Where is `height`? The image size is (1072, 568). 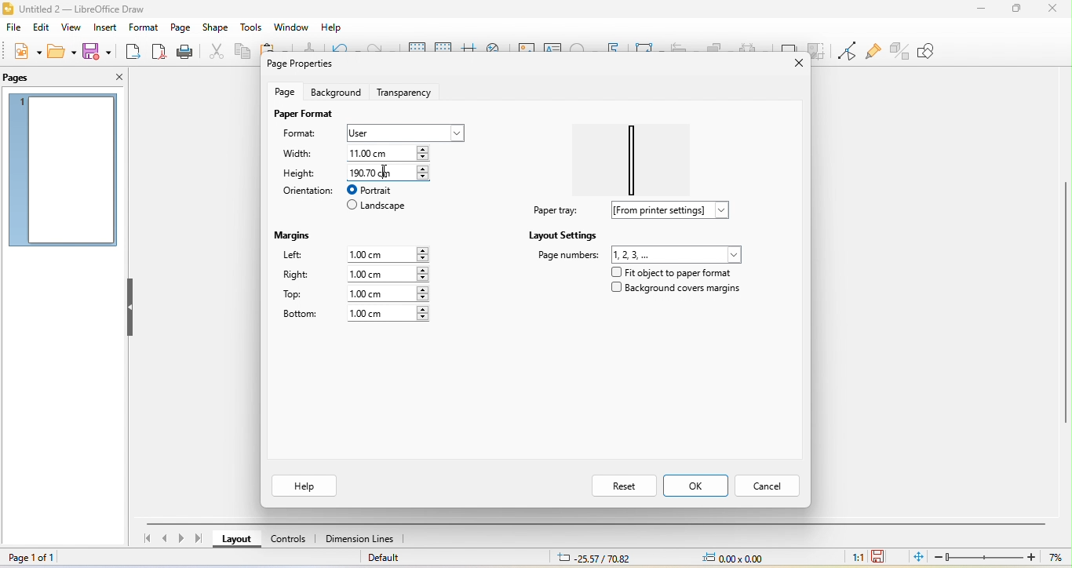
height is located at coordinates (301, 173).